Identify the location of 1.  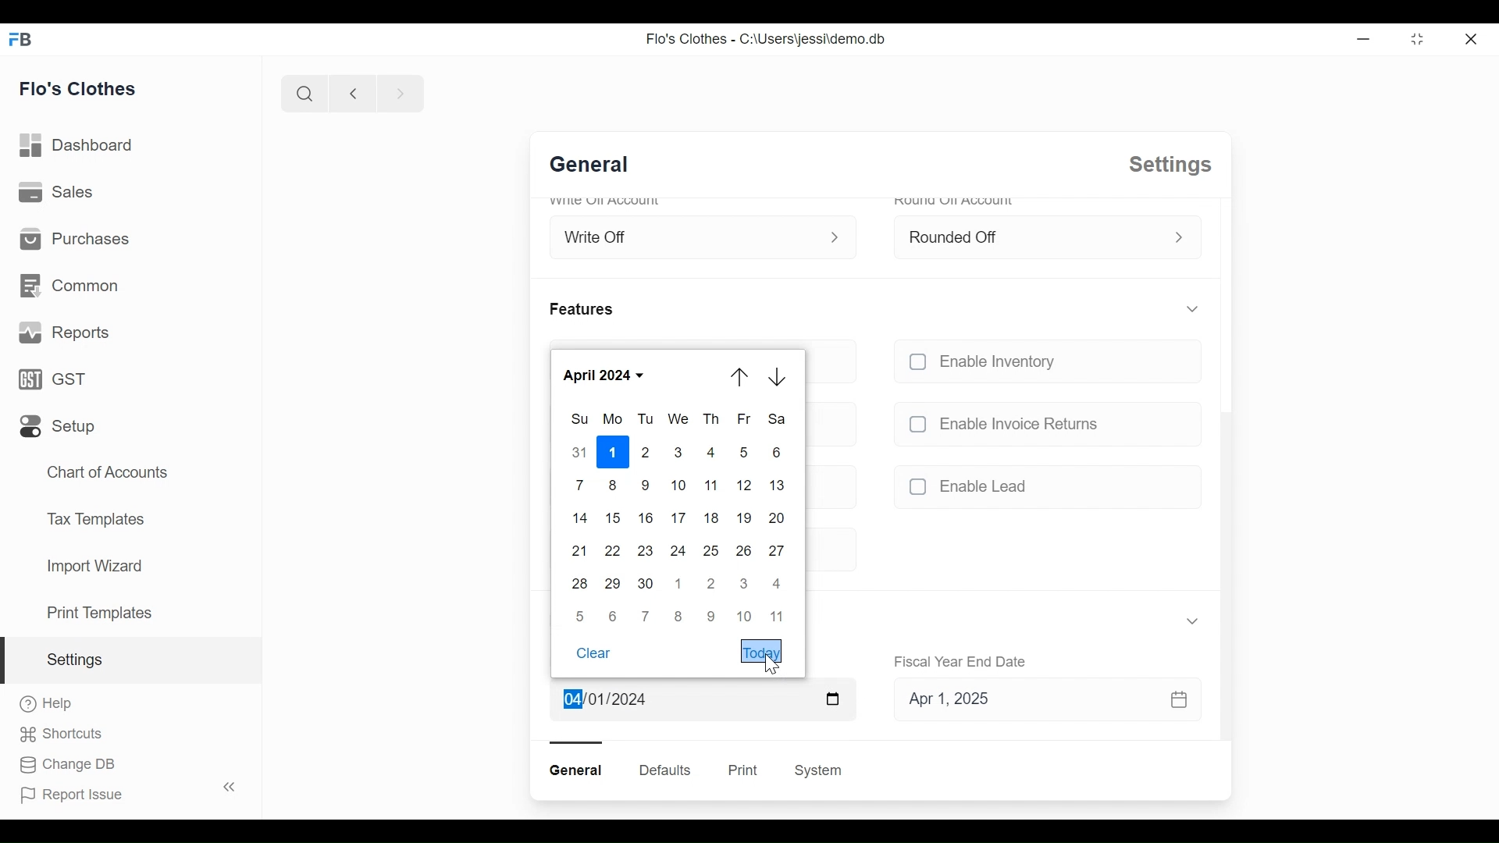
(681, 583).